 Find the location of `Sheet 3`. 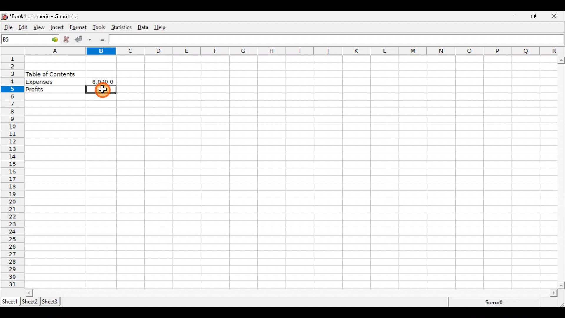

Sheet 3 is located at coordinates (52, 302).